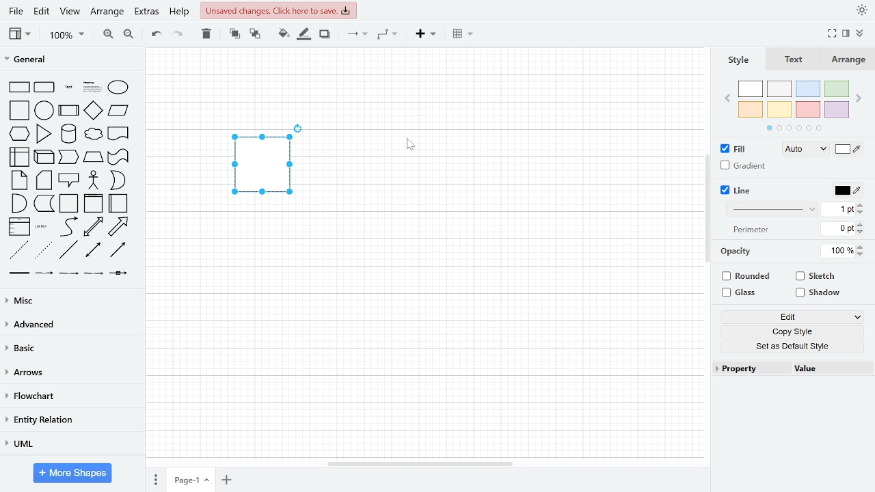 Image resolution: width=875 pixels, height=492 pixels. What do you see at coordinates (861, 246) in the screenshot?
I see `increase opacity` at bounding box center [861, 246].